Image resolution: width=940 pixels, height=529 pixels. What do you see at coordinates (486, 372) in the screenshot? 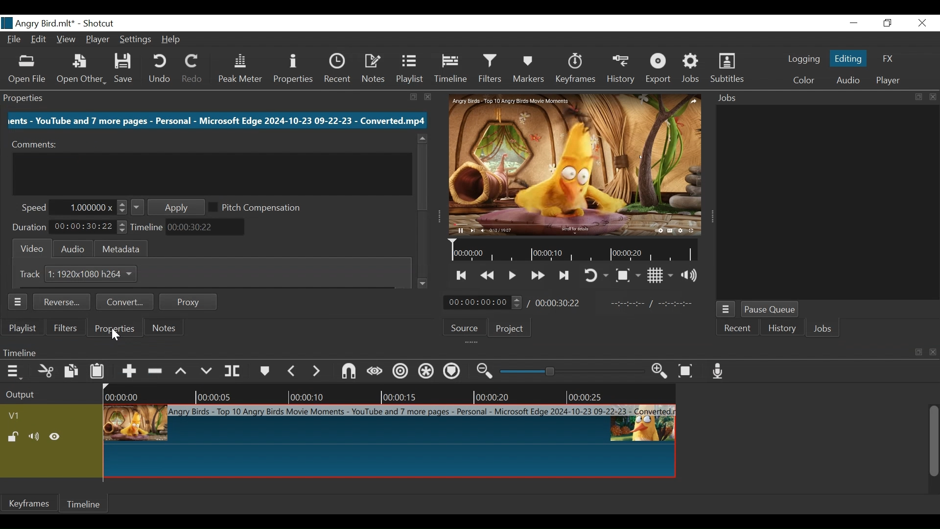
I see `Zoom timeline out` at bounding box center [486, 372].